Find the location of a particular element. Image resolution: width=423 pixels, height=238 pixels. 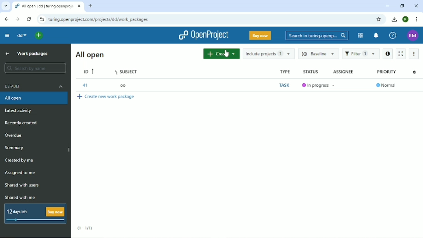

All open is located at coordinates (89, 55).